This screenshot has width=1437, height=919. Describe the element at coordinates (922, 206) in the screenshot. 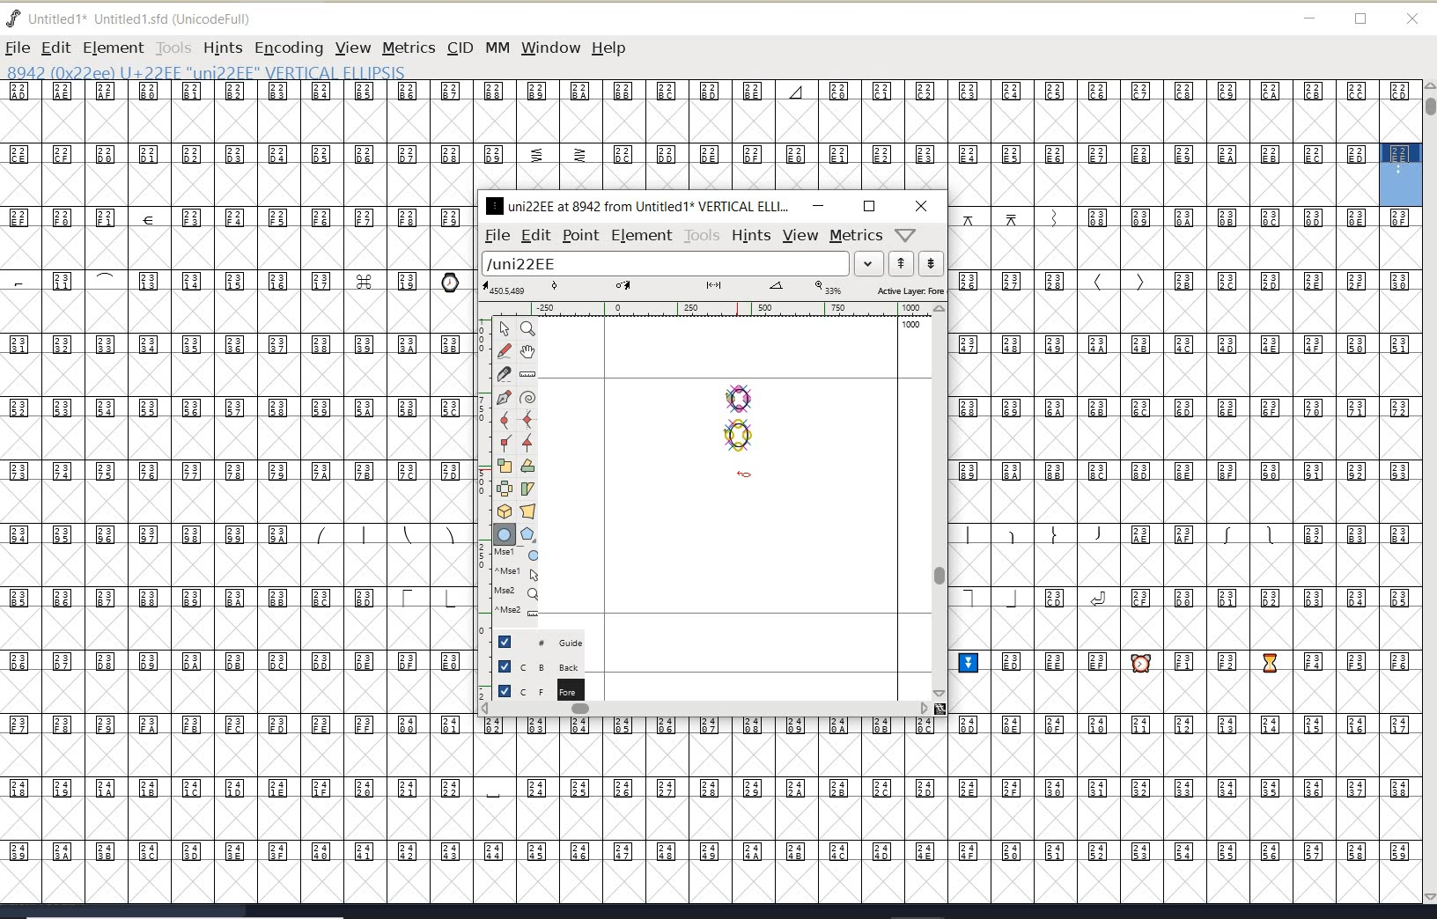

I see `close` at that location.